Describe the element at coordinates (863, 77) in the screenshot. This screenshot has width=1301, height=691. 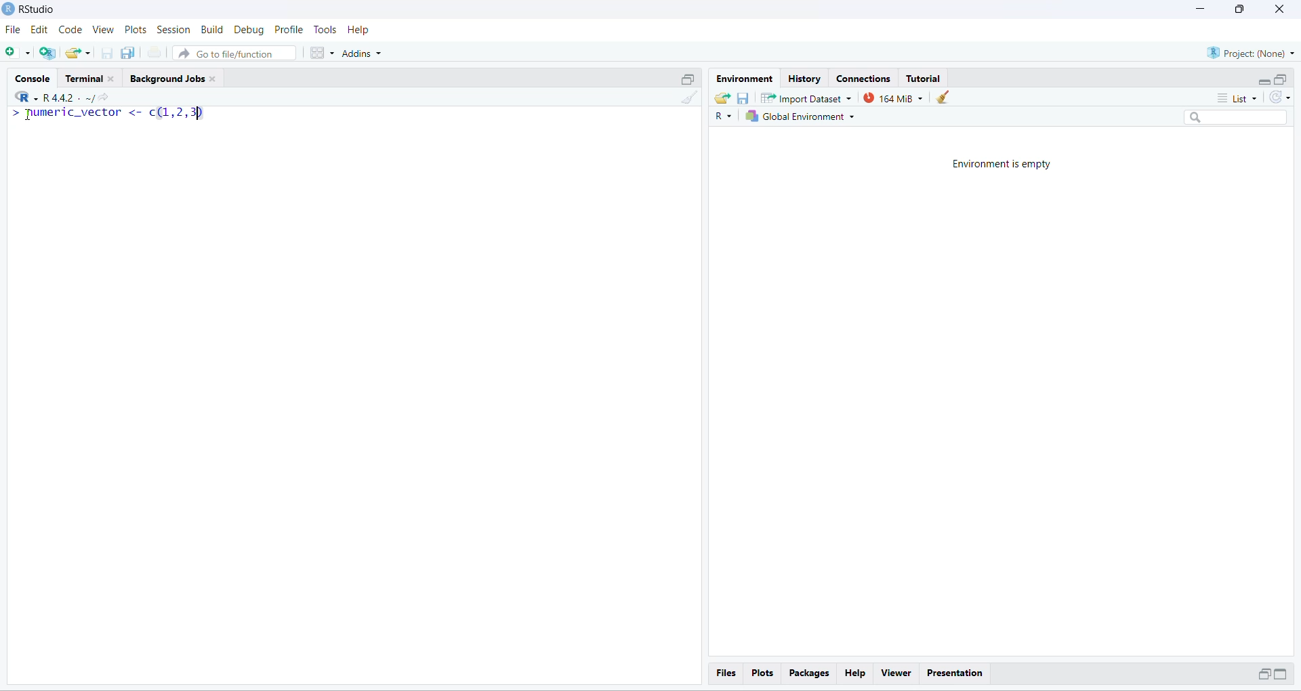
I see `Connections` at that location.